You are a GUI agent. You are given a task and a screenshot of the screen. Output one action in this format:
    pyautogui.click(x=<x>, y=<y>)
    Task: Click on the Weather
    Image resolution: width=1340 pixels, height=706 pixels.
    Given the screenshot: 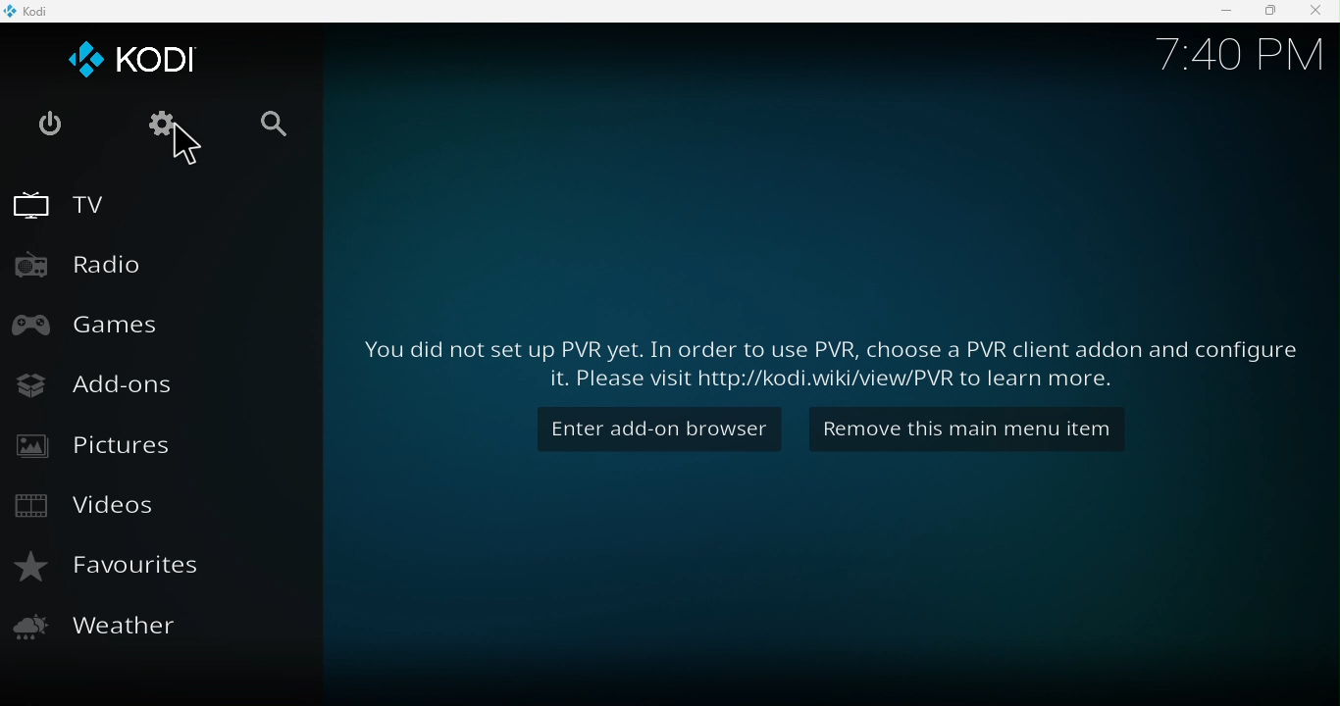 What is the action you would take?
    pyautogui.click(x=96, y=628)
    